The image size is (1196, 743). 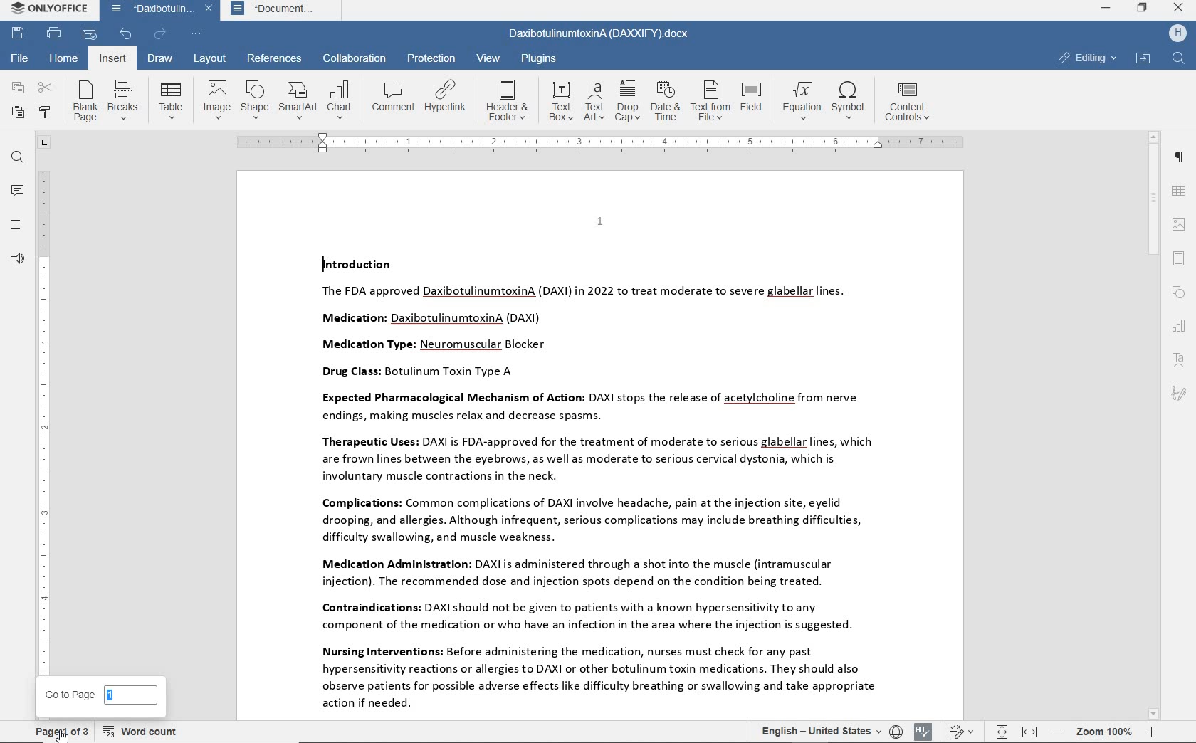 What do you see at coordinates (1178, 259) in the screenshot?
I see `header & footer` at bounding box center [1178, 259].